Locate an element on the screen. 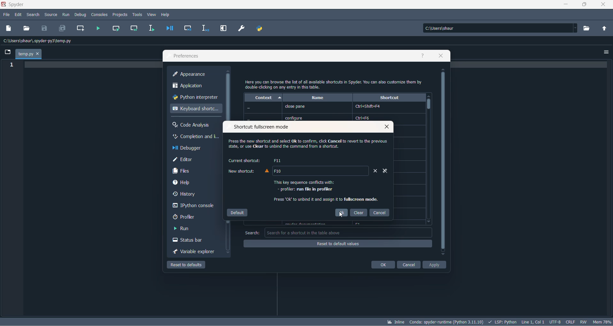 This screenshot has width=613, height=326. PYTHON PATH MANAGER is located at coordinates (259, 27).